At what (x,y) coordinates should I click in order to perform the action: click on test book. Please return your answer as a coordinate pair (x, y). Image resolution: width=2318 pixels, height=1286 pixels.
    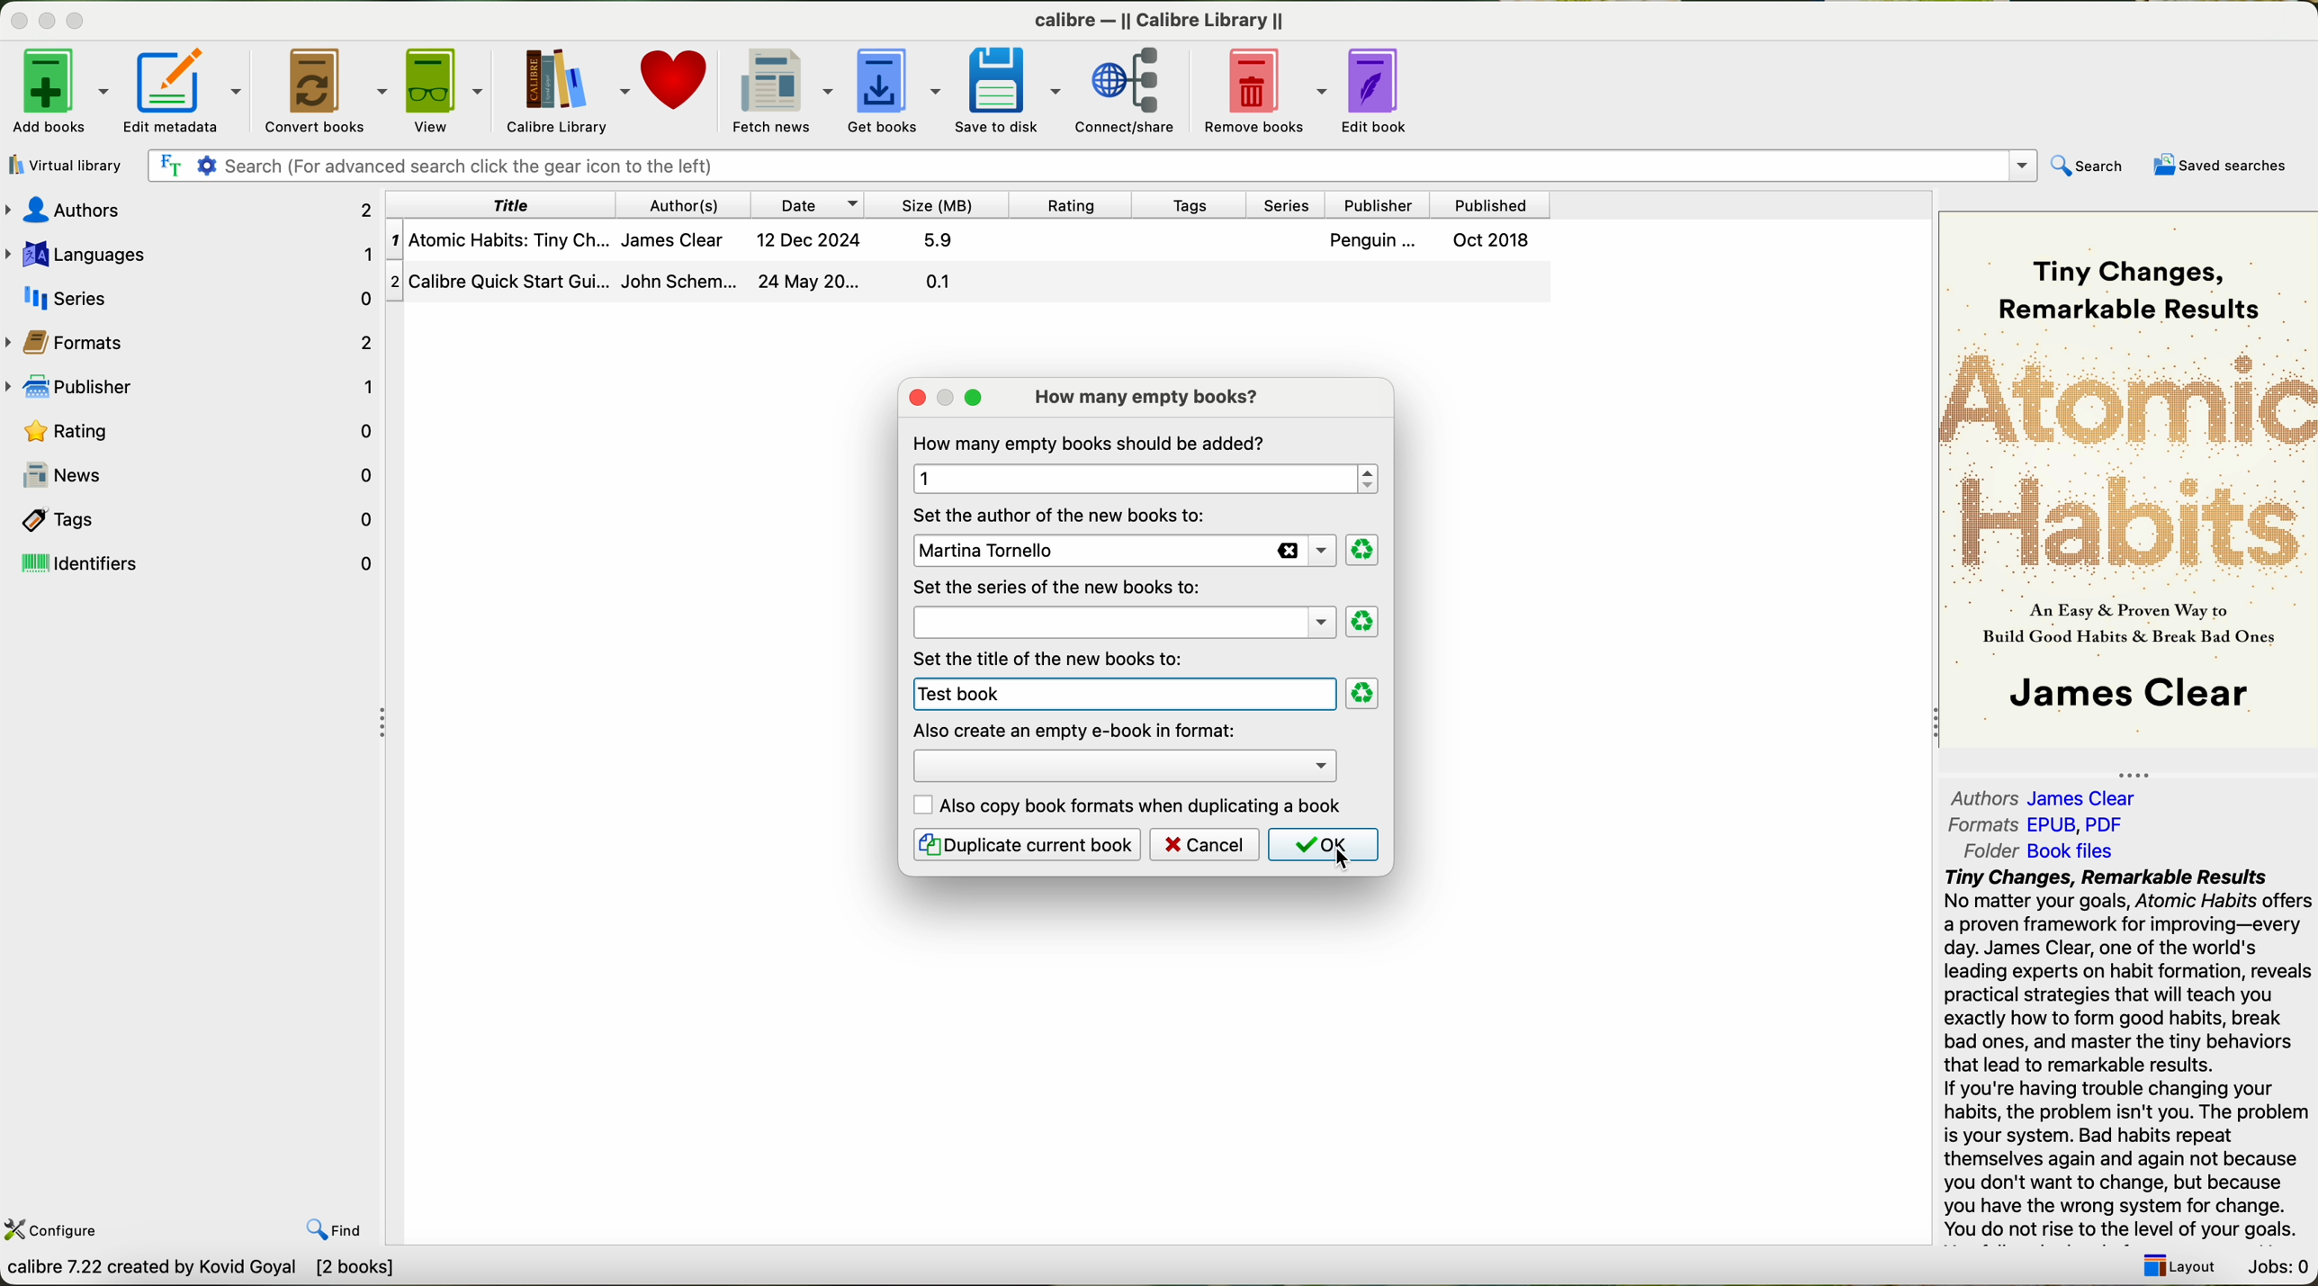
    Looking at the image, I should click on (959, 695).